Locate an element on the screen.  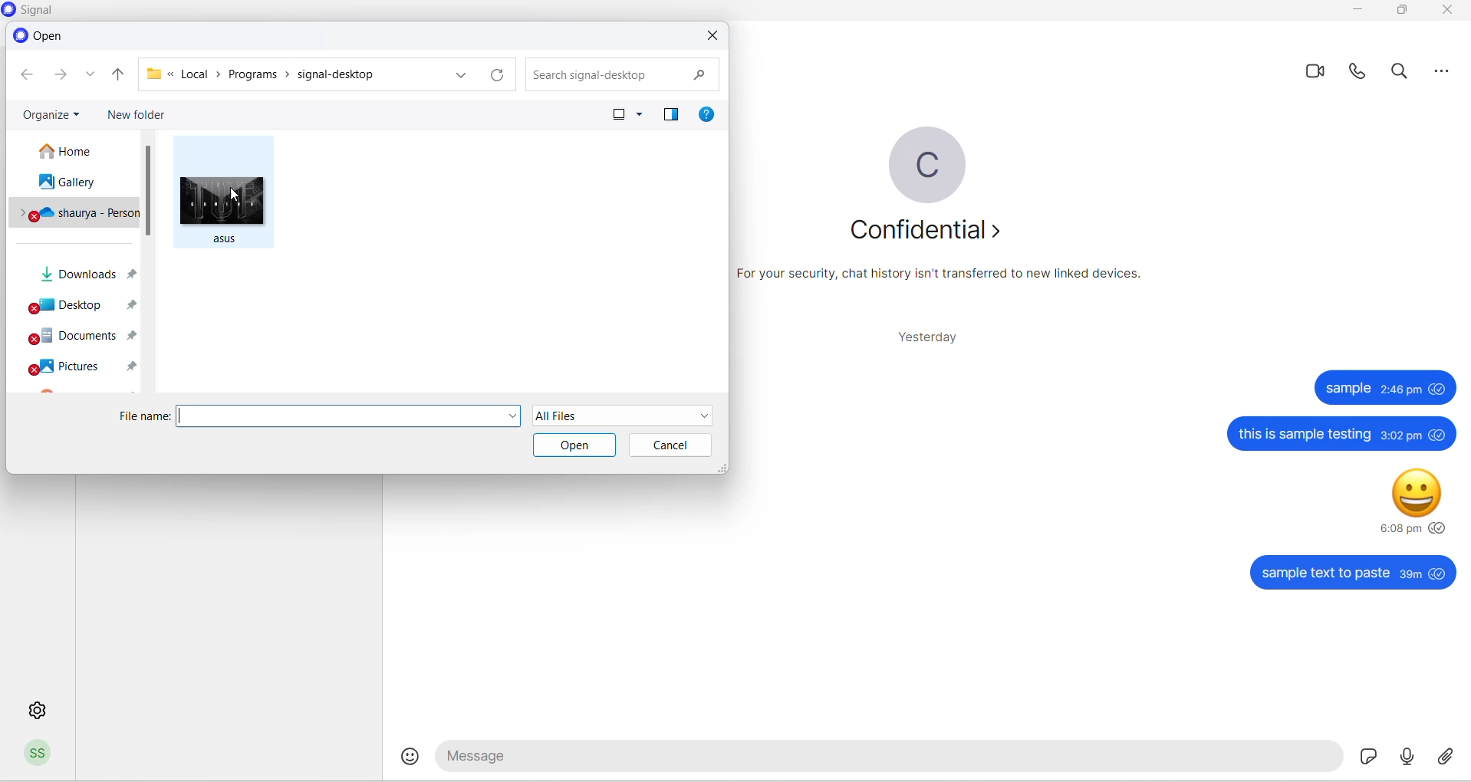
go back is located at coordinates (25, 75).